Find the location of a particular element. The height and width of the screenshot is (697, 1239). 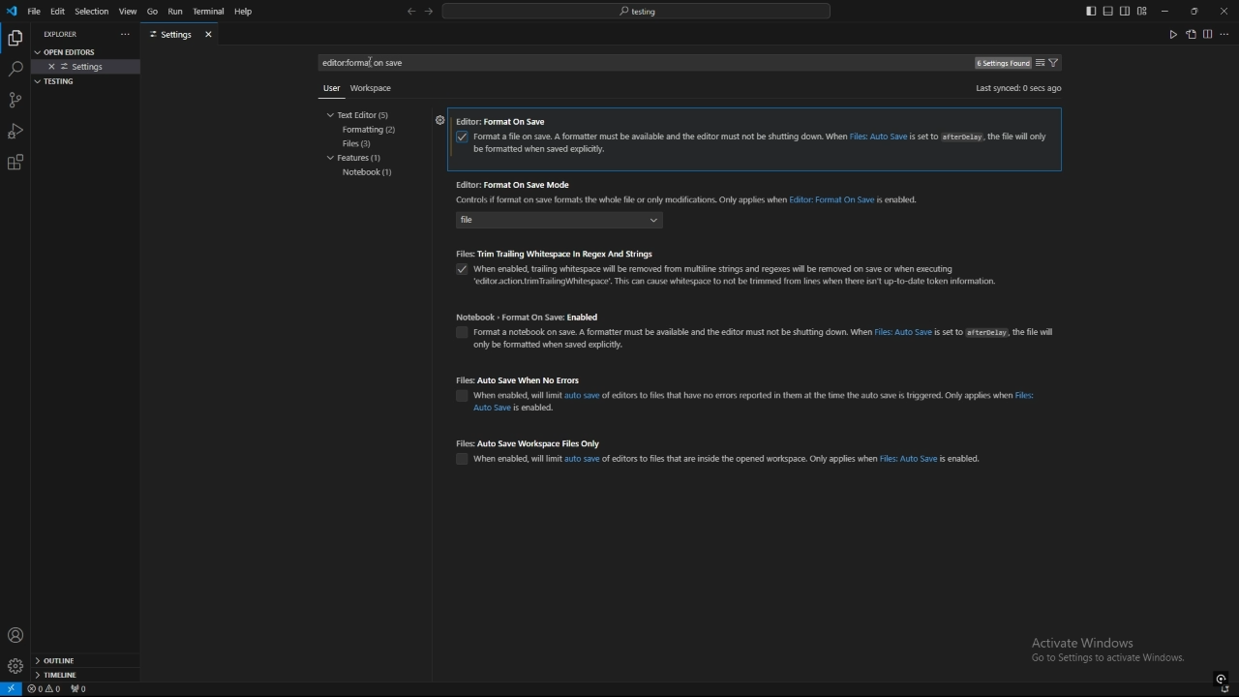

format file on save explanations is located at coordinates (762, 144).